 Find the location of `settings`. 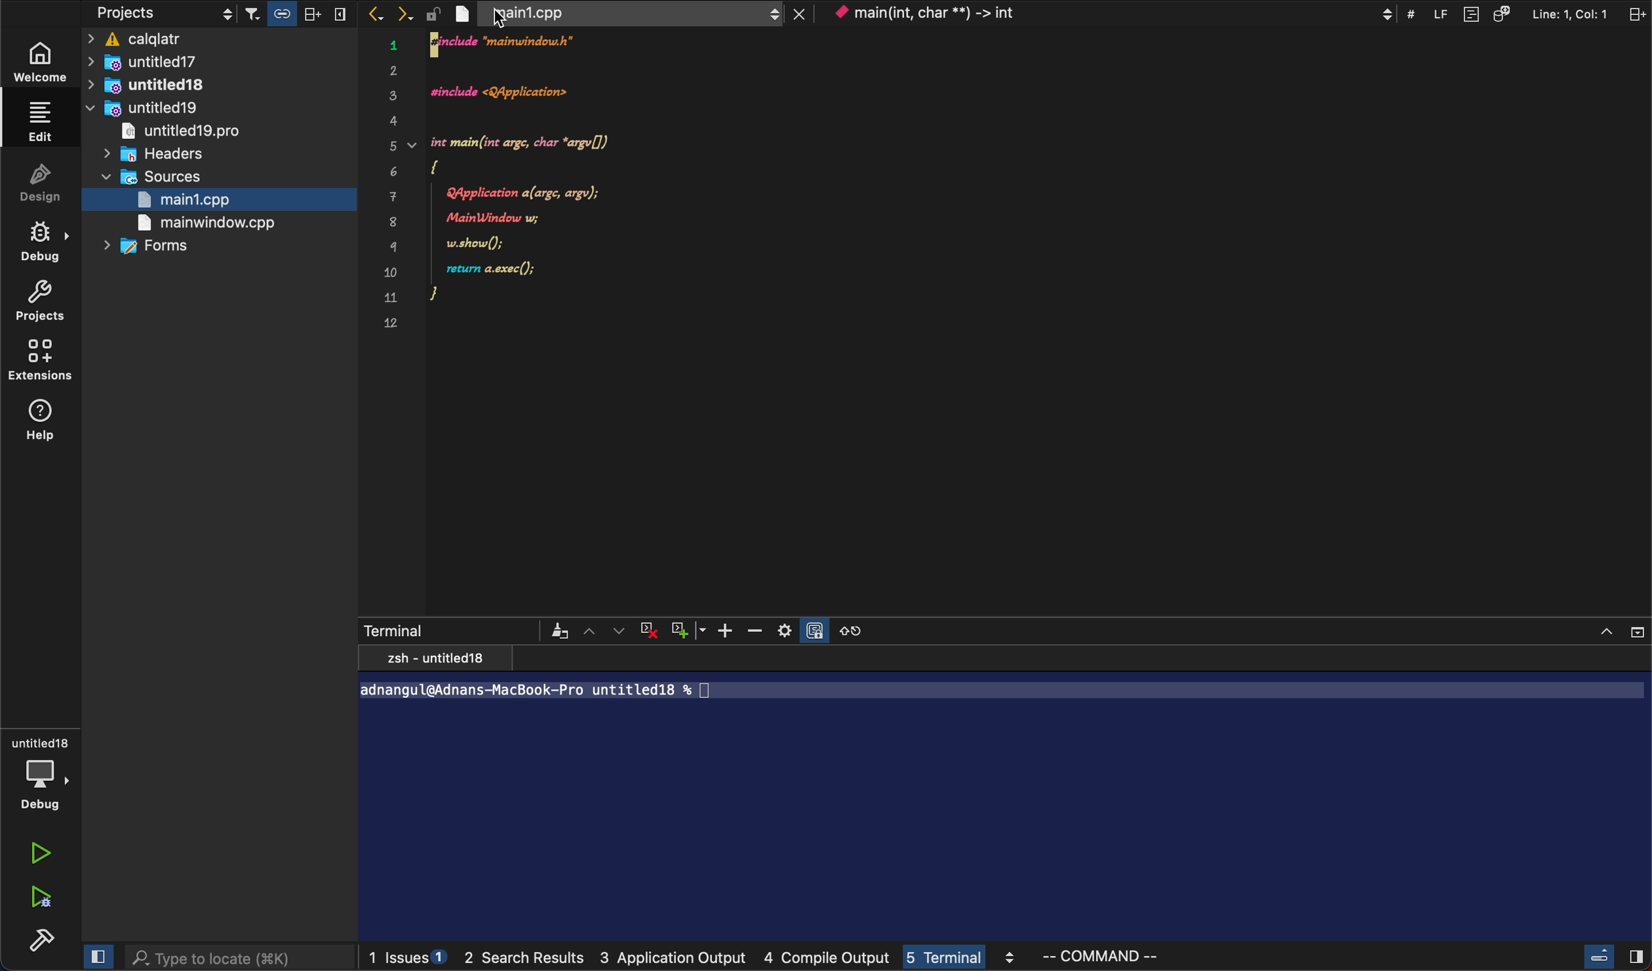

settings is located at coordinates (804, 630).